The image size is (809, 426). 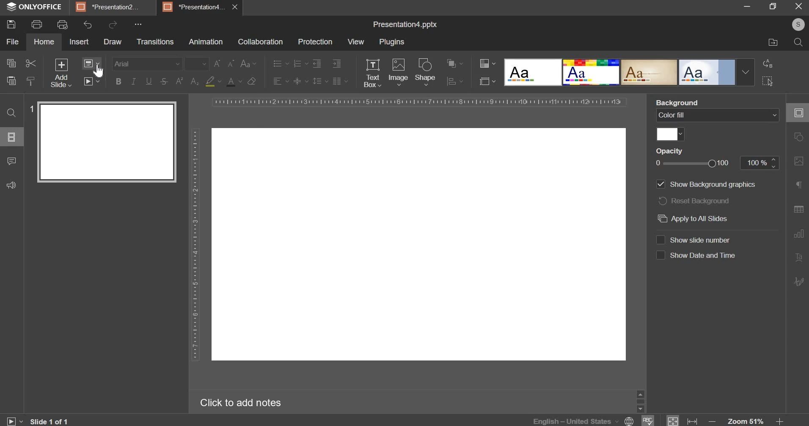 I want to click on find, so click(x=12, y=112).